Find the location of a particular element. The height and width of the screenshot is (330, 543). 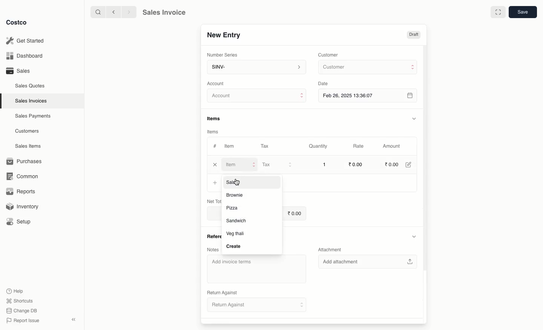

Change DB is located at coordinates (20, 310).